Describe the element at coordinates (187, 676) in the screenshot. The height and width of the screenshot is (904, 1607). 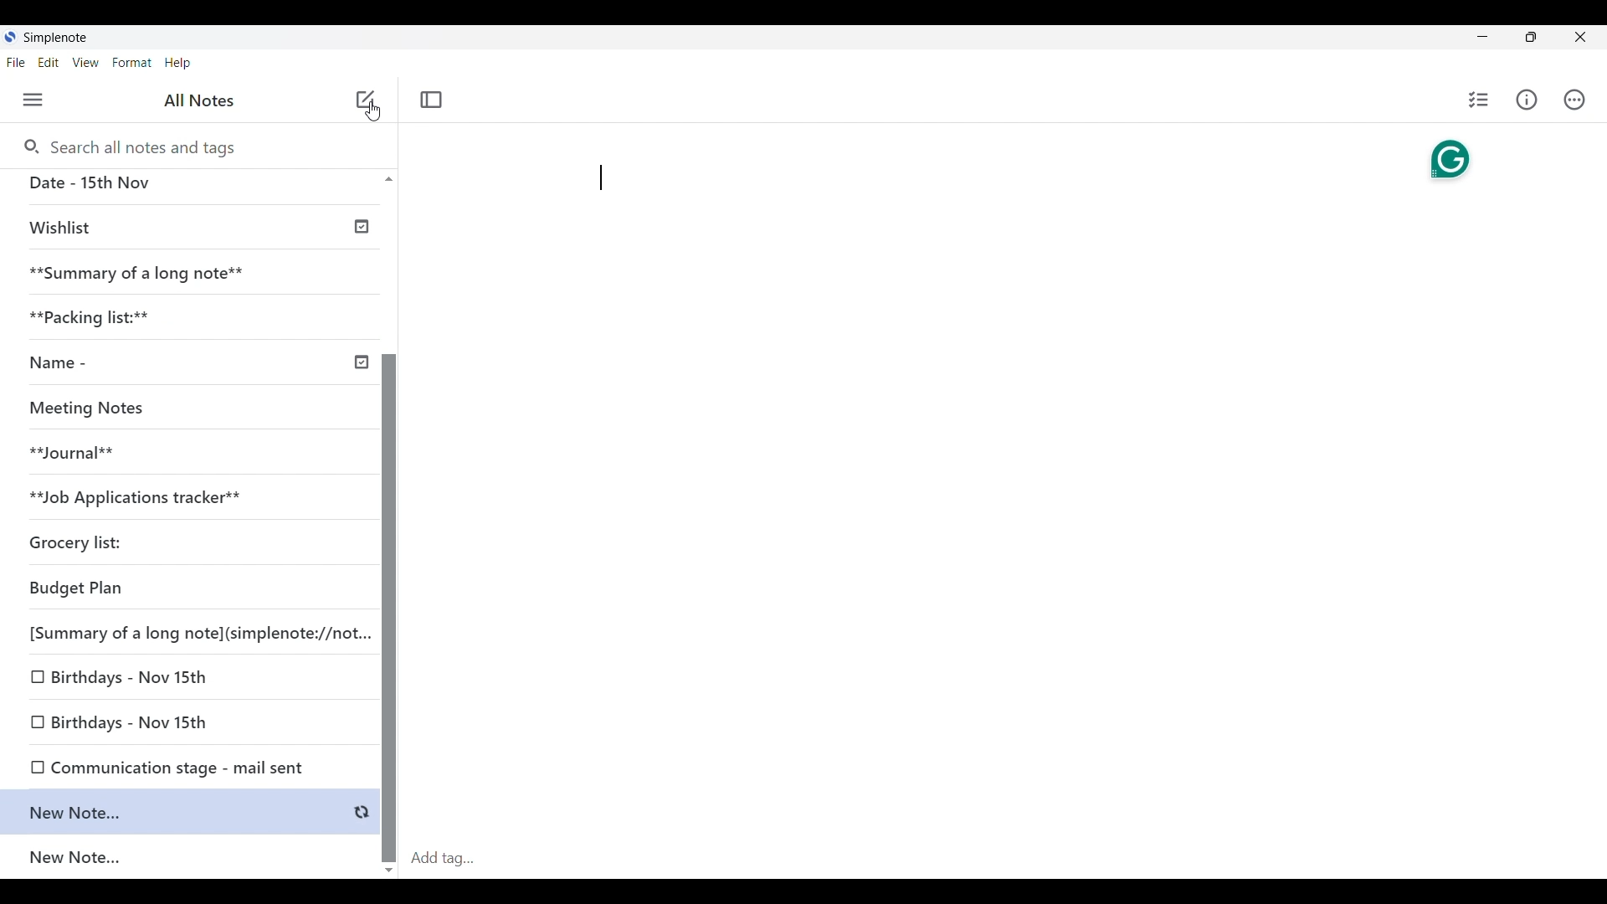
I see `Birthdays - Nov 15th` at that location.